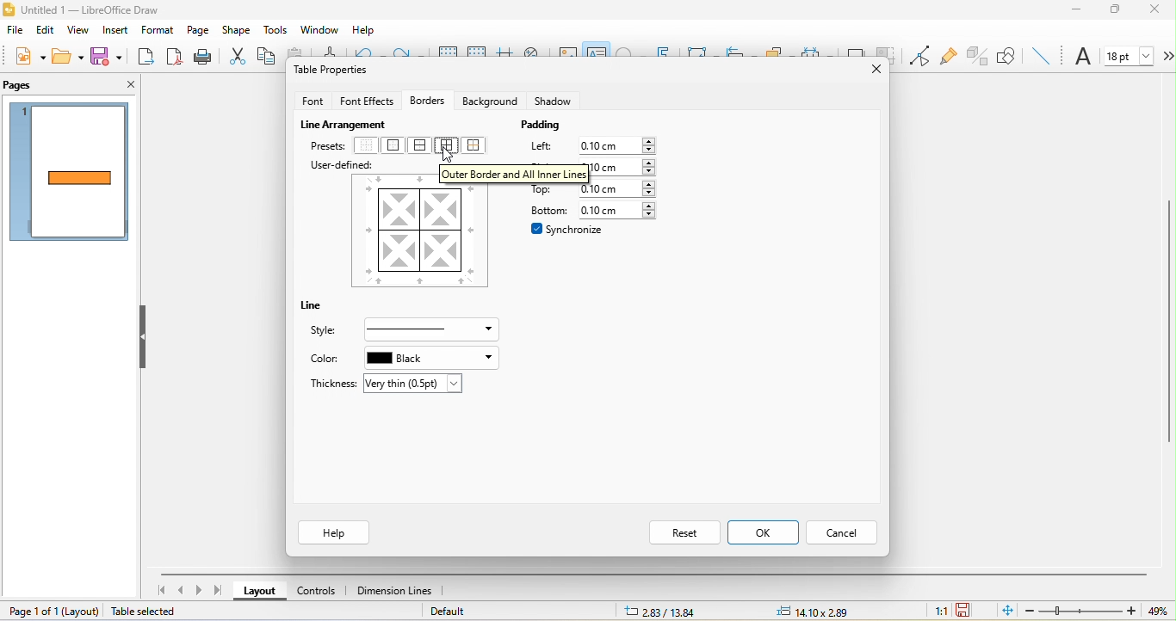 This screenshot has height=621, width=1176. I want to click on 49%, so click(1156, 612).